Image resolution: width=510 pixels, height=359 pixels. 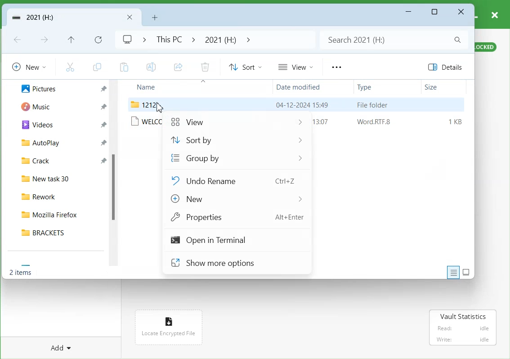 I want to click on Drop down box, so click(x=247, y=39).